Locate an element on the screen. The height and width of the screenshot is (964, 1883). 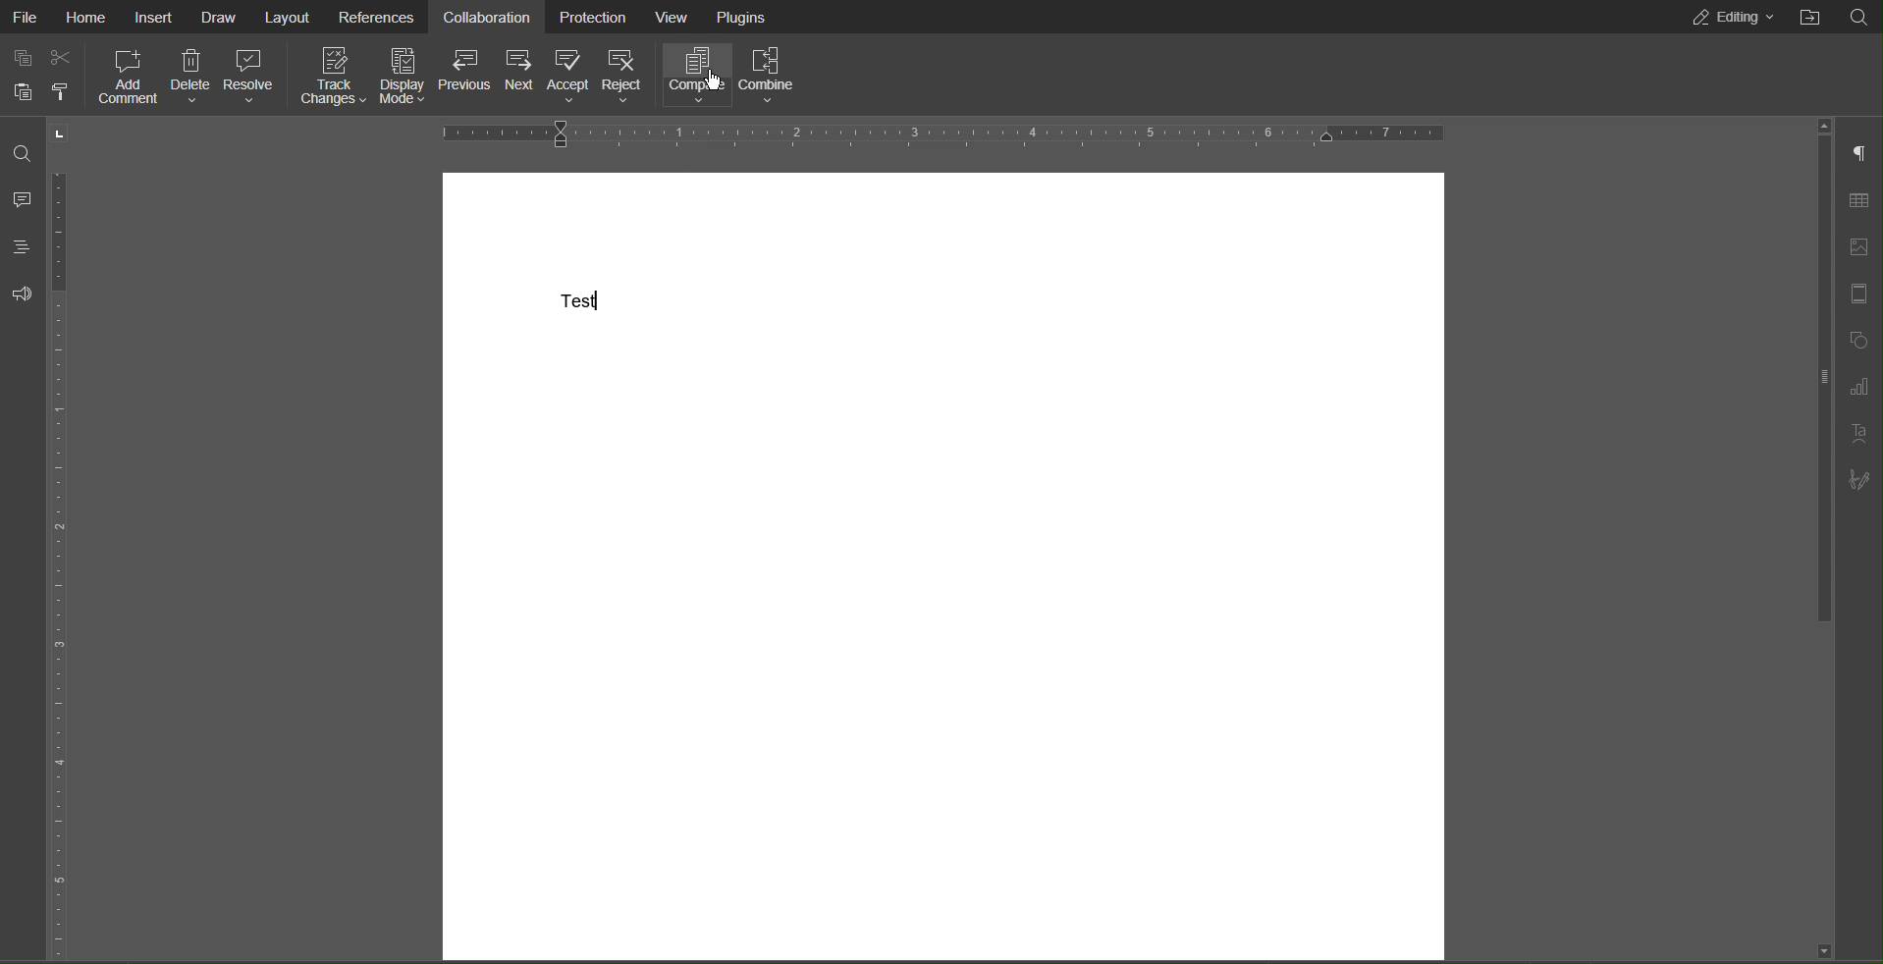
Test is located at coordinates (578, 302).